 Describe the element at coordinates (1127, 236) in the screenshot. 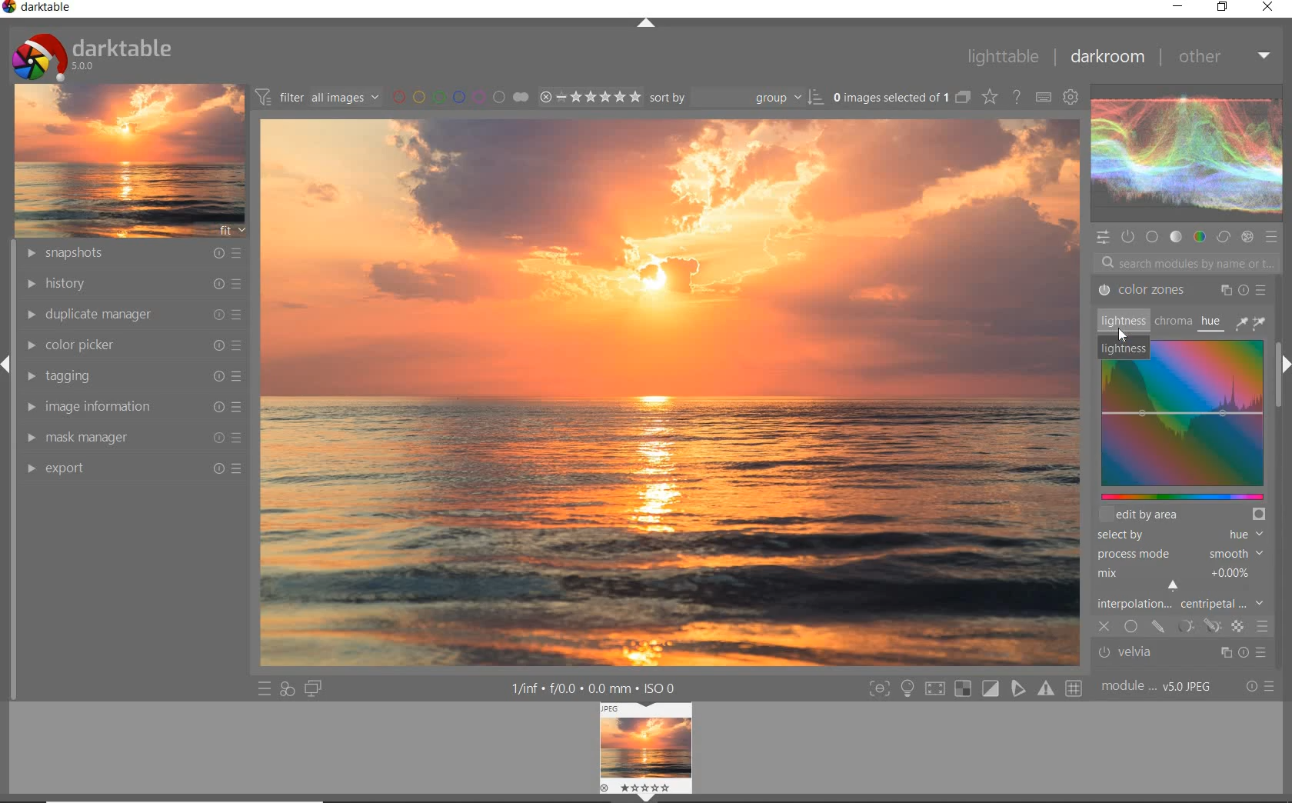

I see `SHOW ONLY ACTIVE MODULES` at that location.